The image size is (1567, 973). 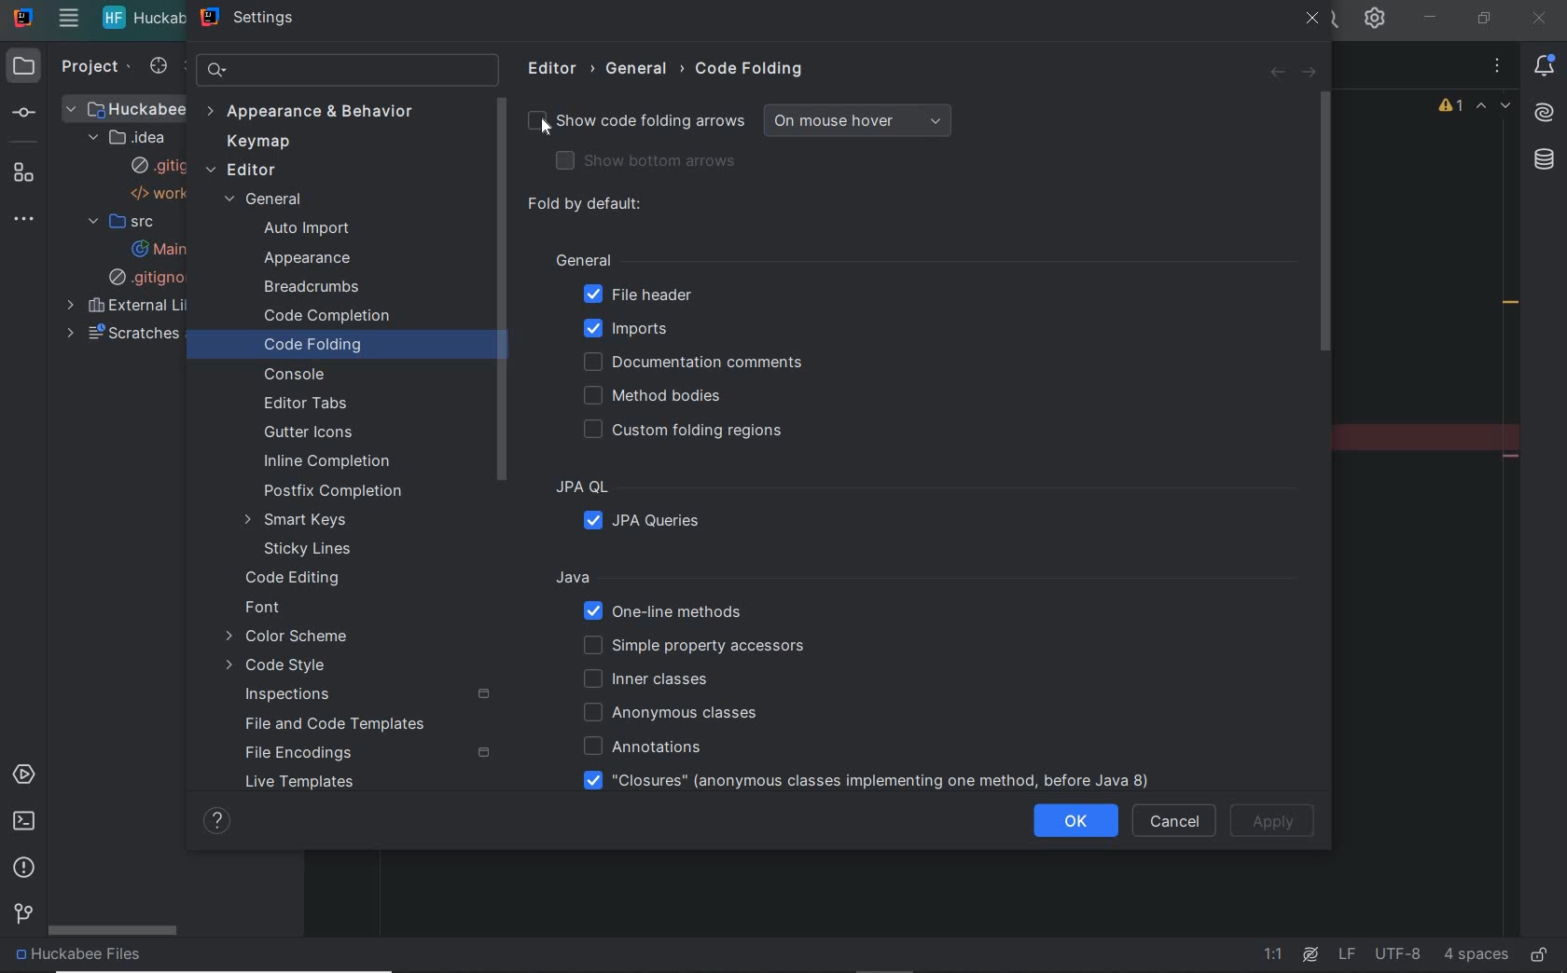 I want to click on settings, so click(x=1376, y=21).